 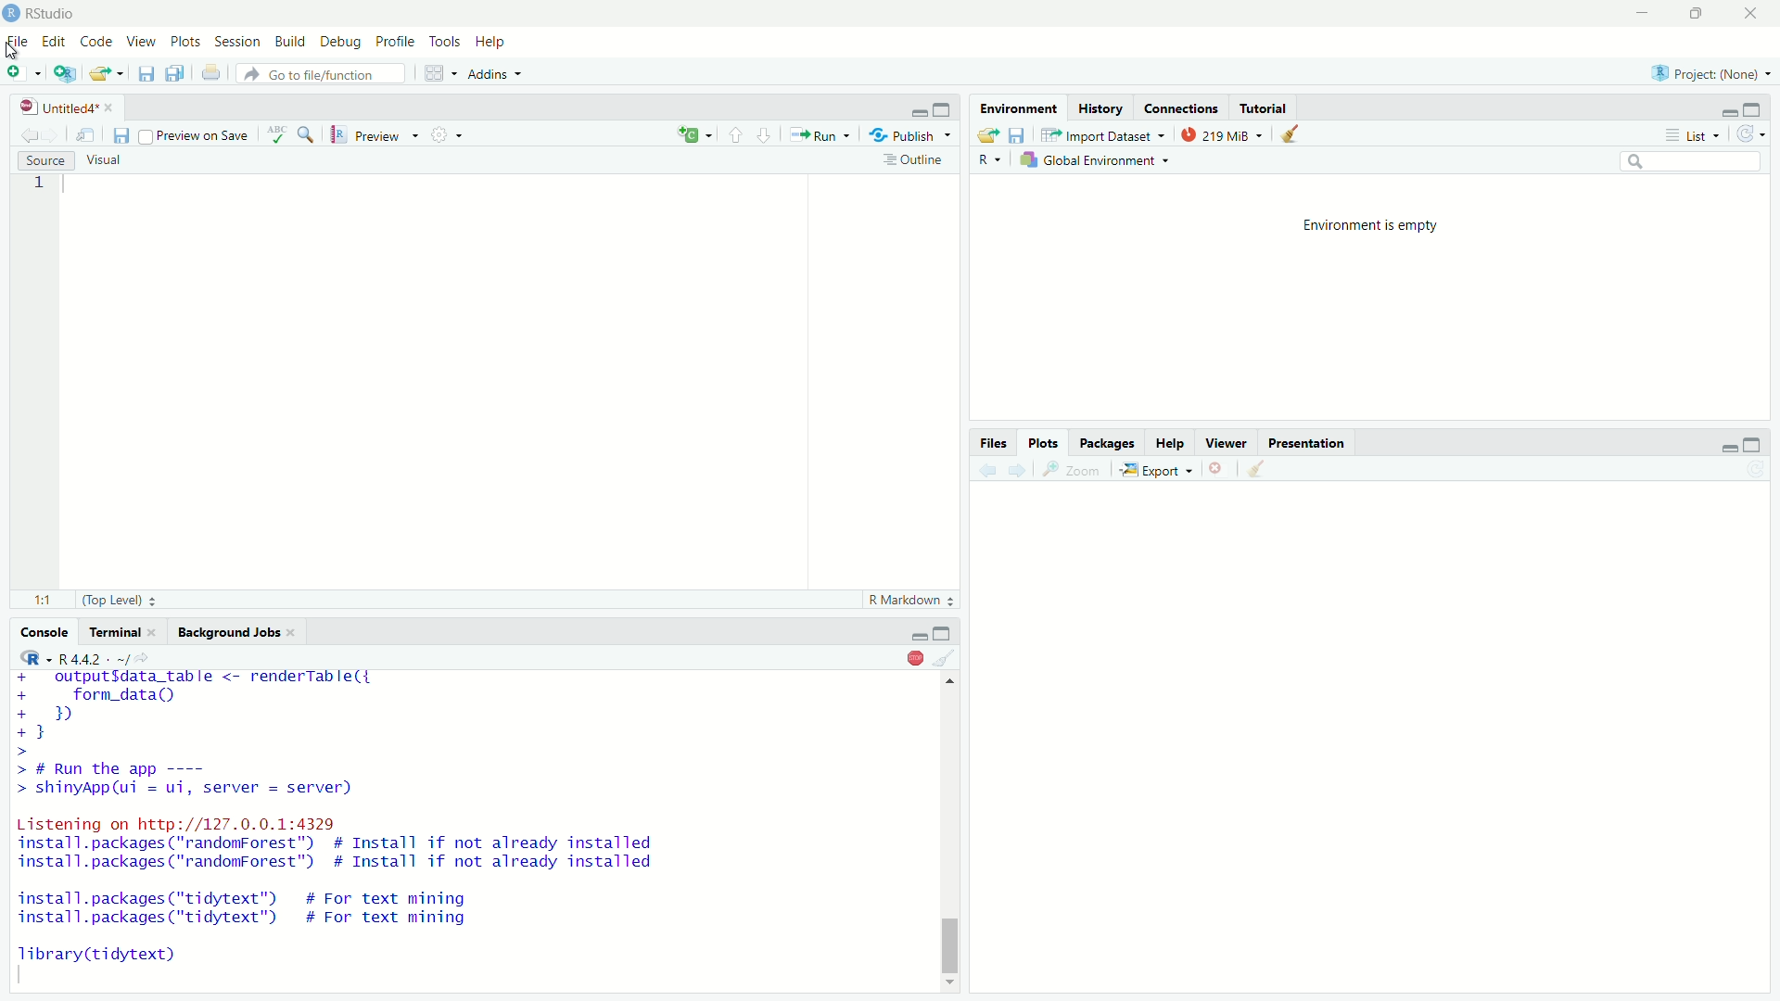 I want to click on Create a project, so click(x=65, y=73).